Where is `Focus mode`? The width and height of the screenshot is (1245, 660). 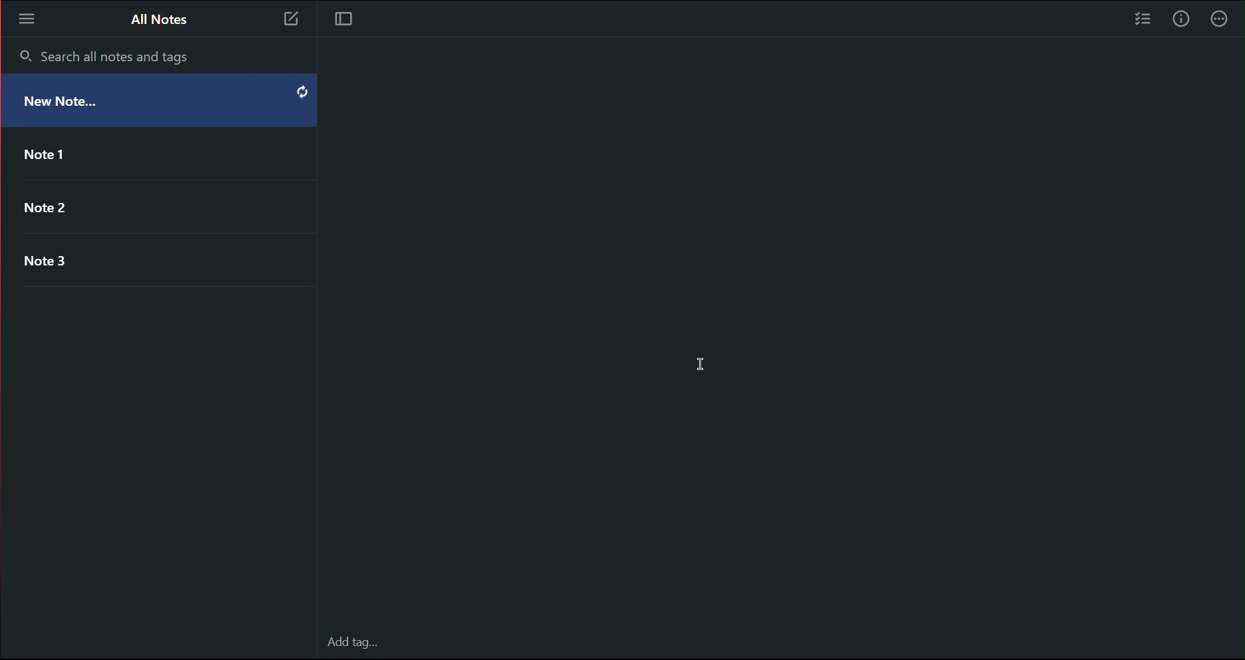 Focus mode is located at coordinates (343, 22).